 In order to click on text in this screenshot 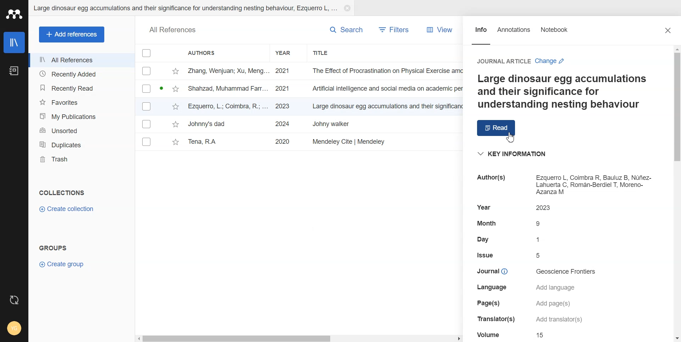, I will do `click(553, 304)`.